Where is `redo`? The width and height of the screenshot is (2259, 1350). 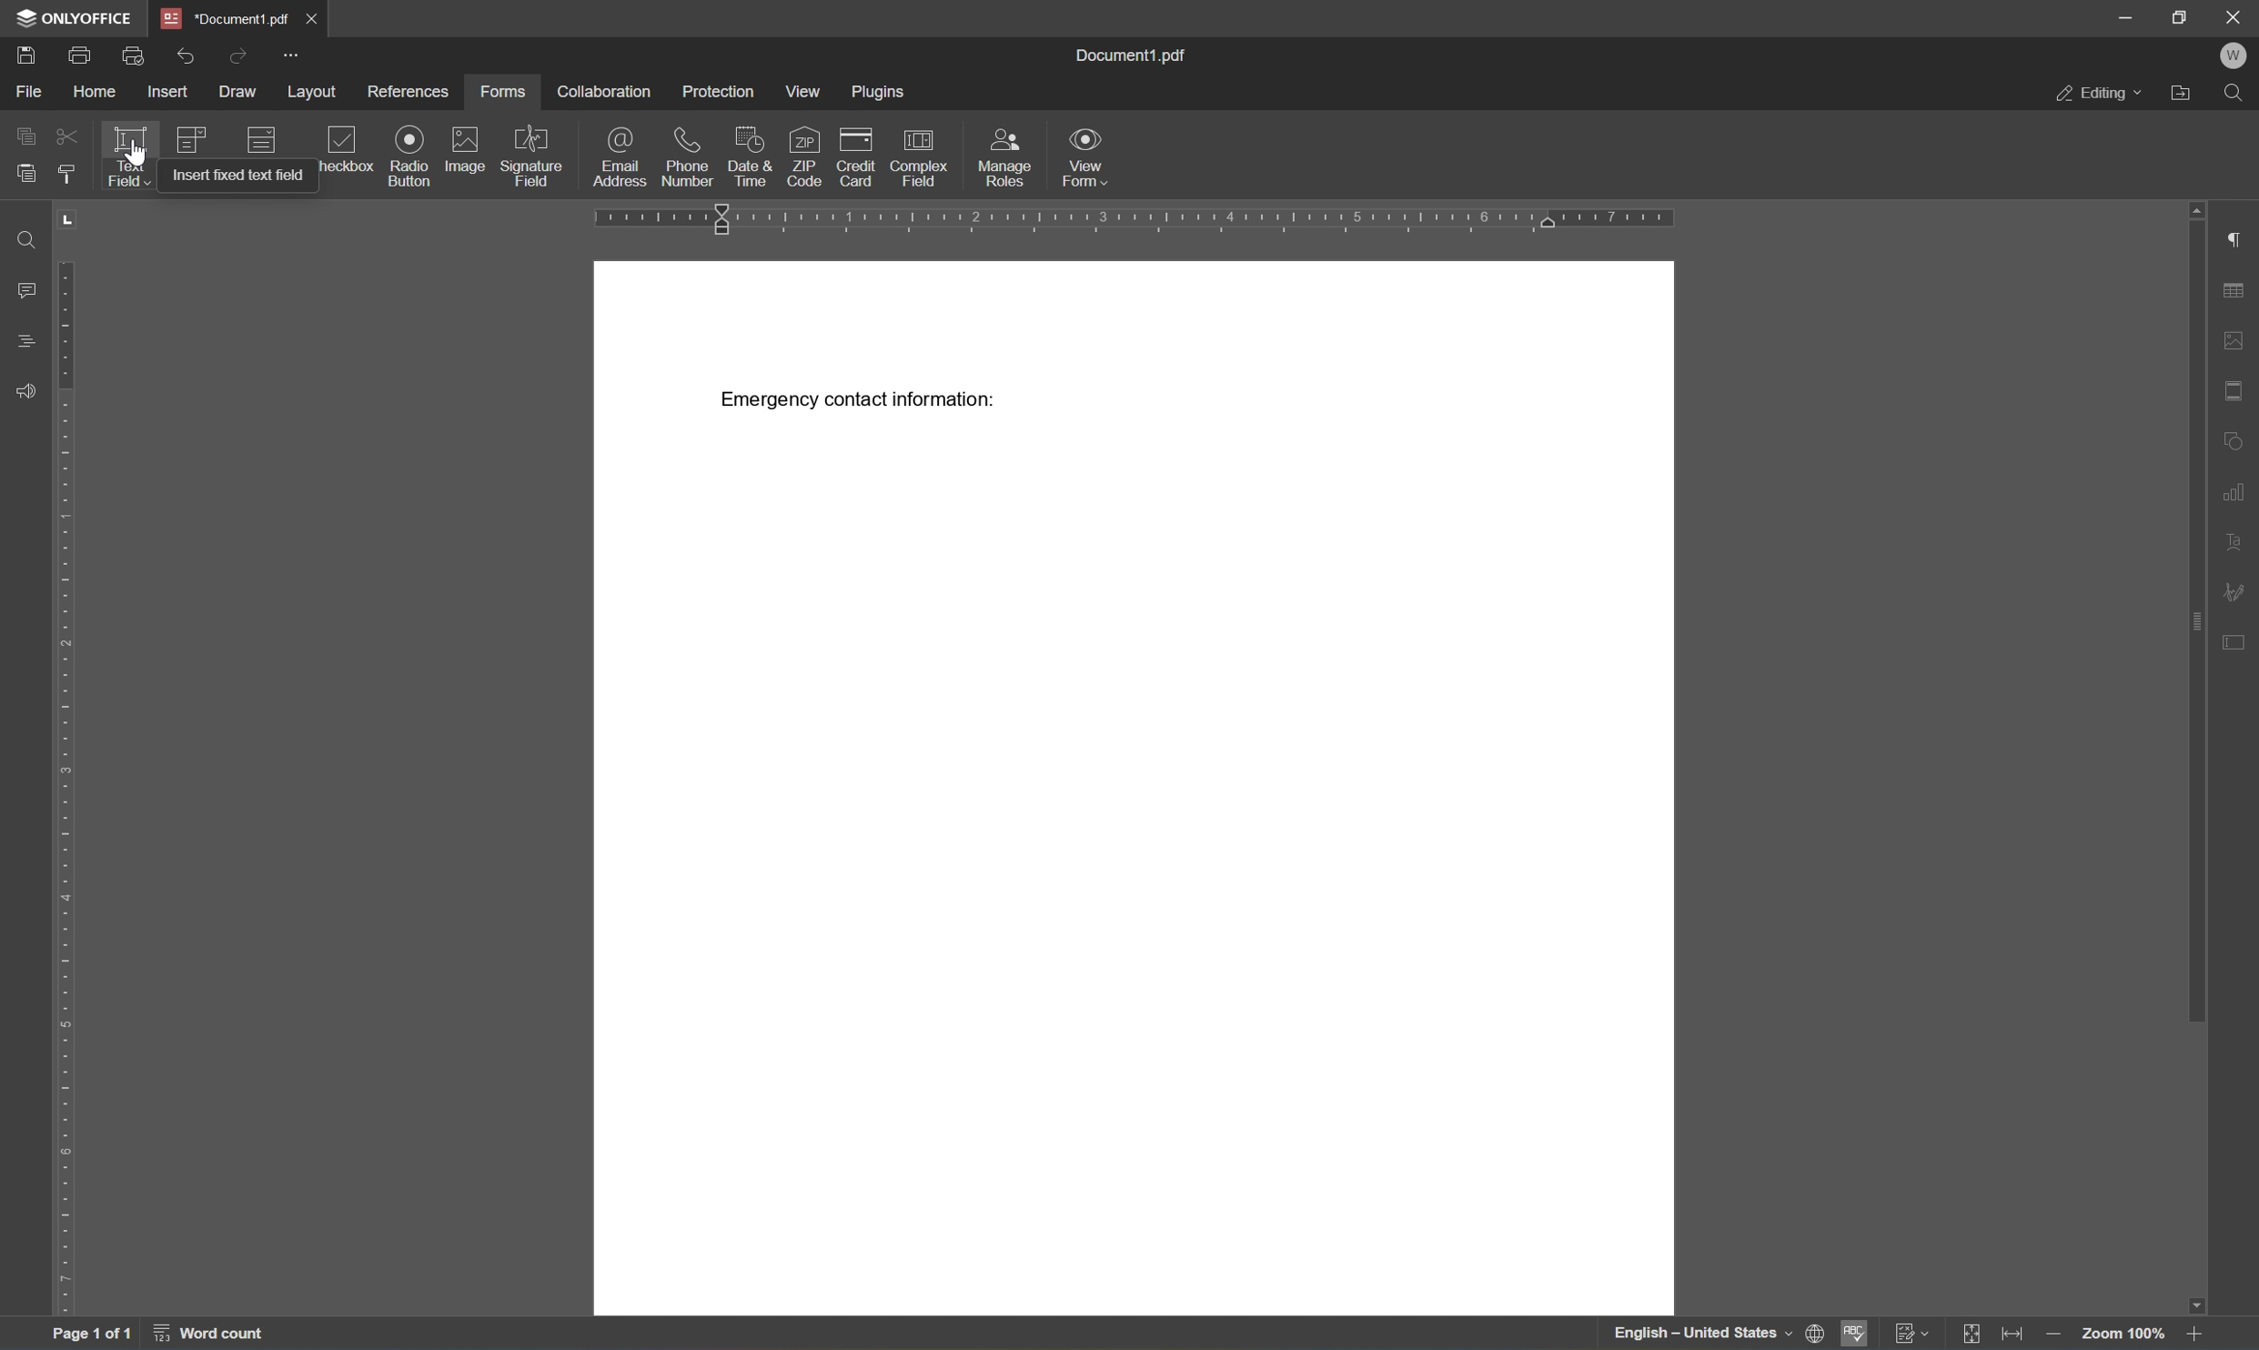
redo is located at coordinates (234, 57).